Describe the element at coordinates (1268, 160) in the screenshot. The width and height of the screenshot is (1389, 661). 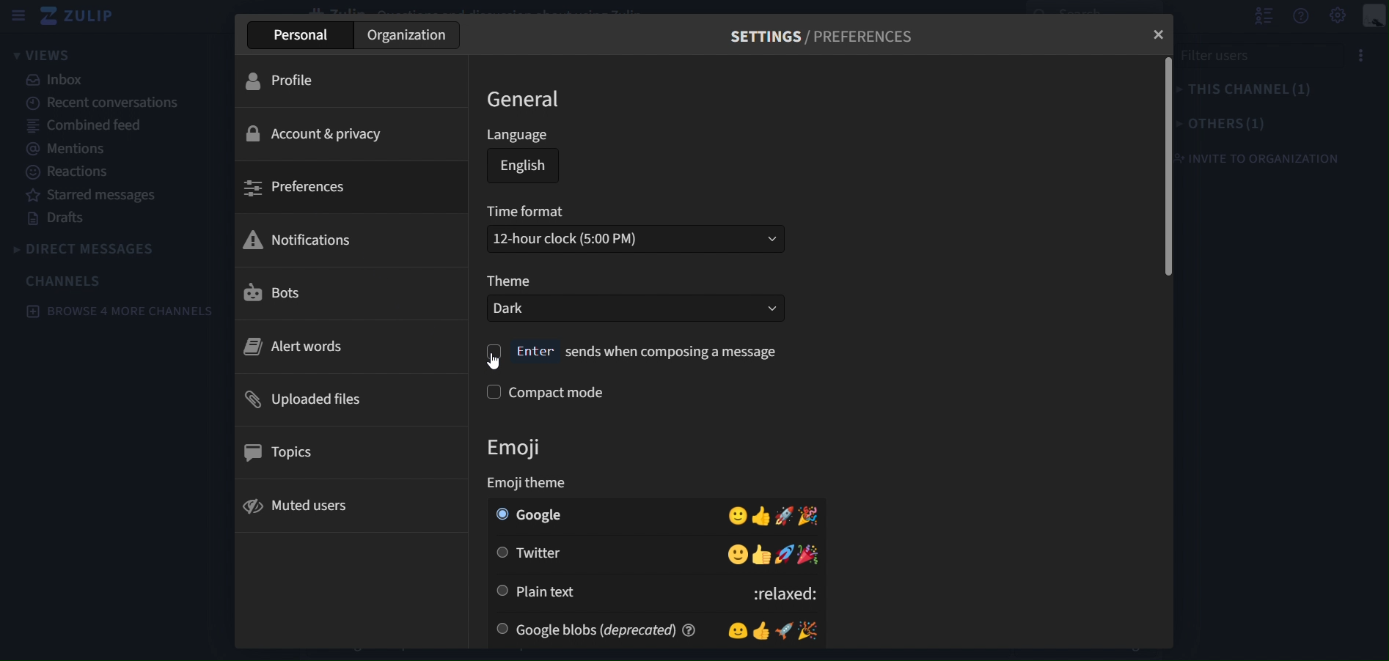
I see `invite to organization` at that location.